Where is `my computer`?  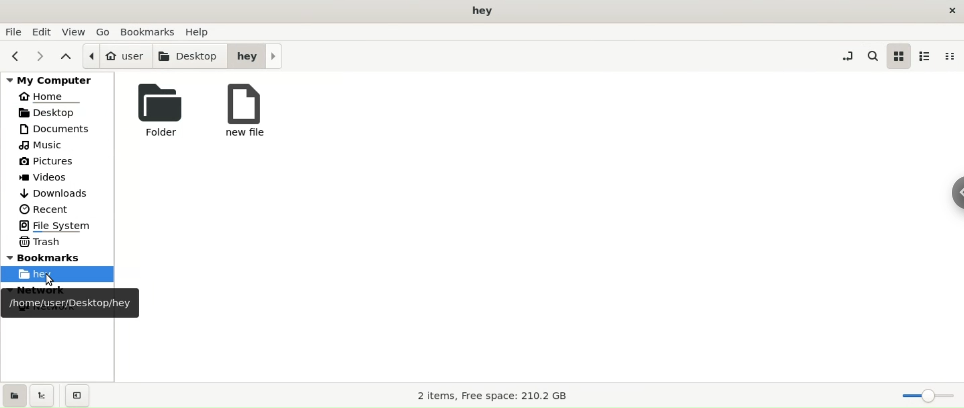 my computer is located at coordinates (59, 78).